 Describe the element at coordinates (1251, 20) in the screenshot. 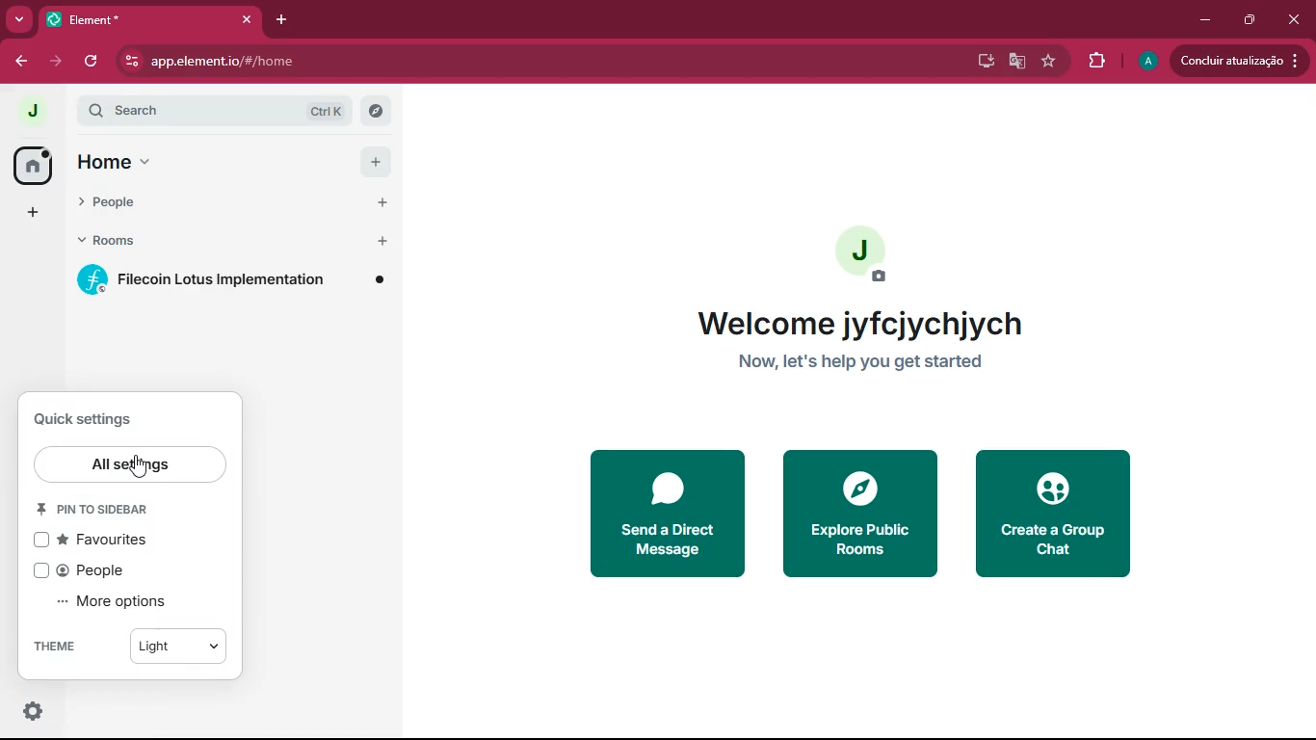

I see `maximize` at that location.